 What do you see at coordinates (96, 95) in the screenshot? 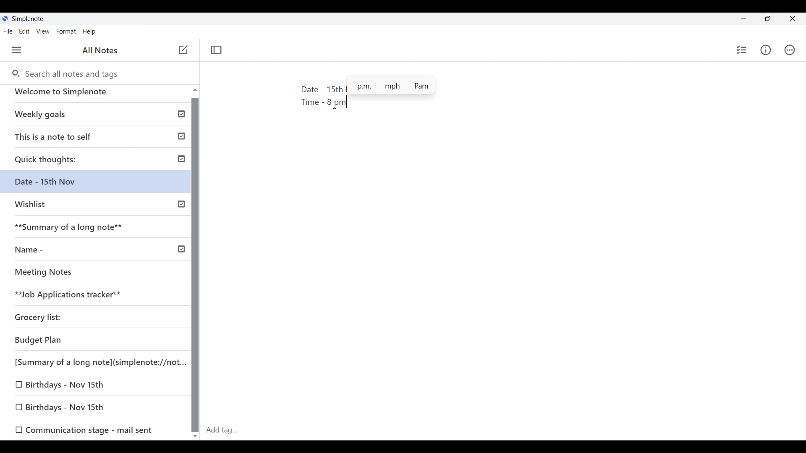
I see `Welcome note from software, current highlighted note` at bounding box center [96, 95].